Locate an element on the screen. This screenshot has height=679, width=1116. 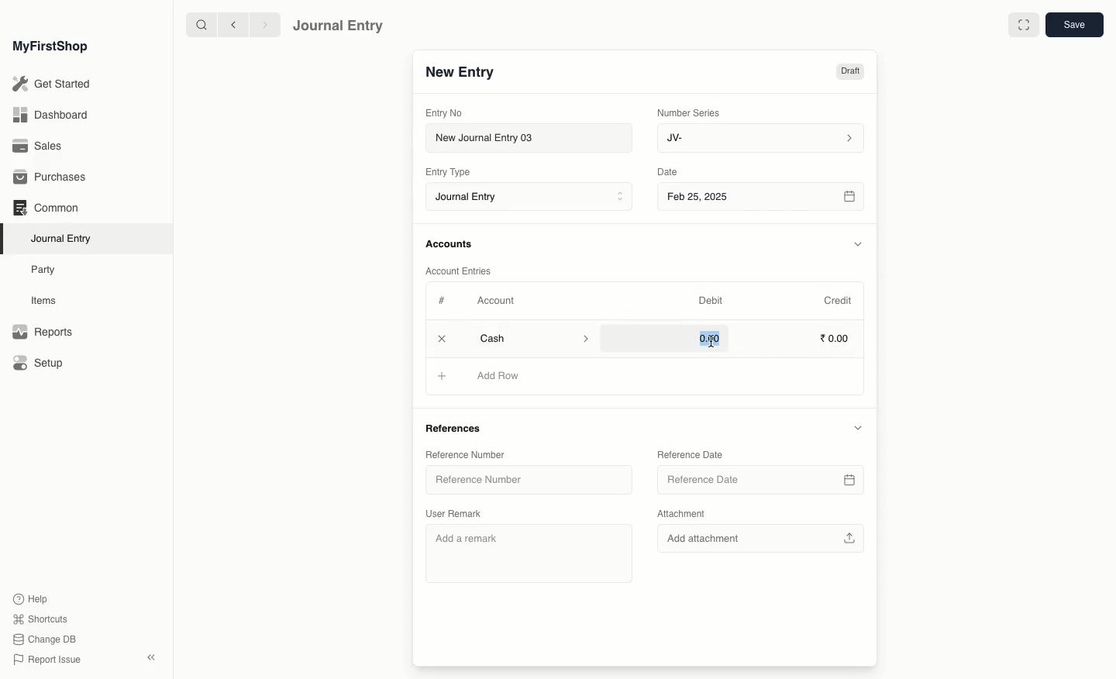
0.00 is located at coordinates (835, 340).